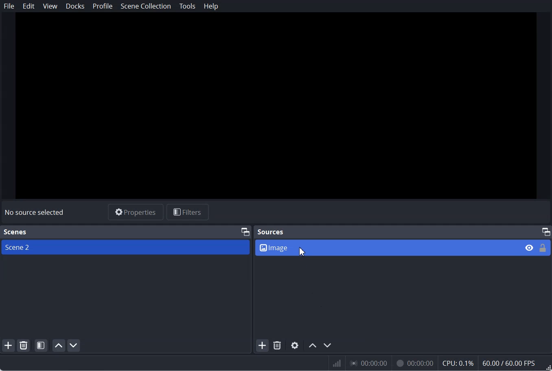  What do you see at coordinates (35, 212) in the screenshot?
I see `Text` at bounding box center [35, 212].